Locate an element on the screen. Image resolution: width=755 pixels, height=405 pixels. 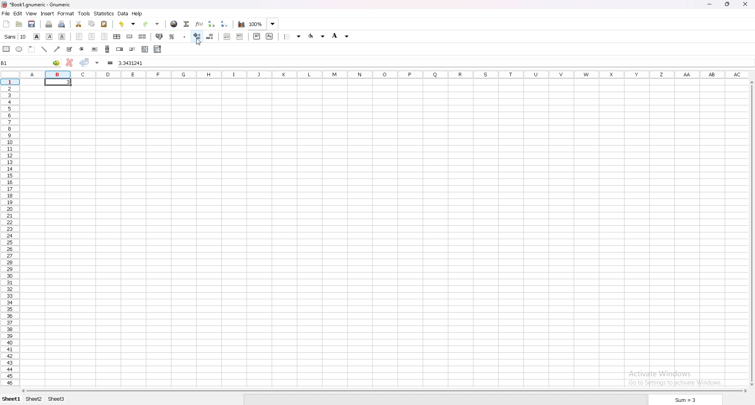
edit is located at coordinates (17, 14).